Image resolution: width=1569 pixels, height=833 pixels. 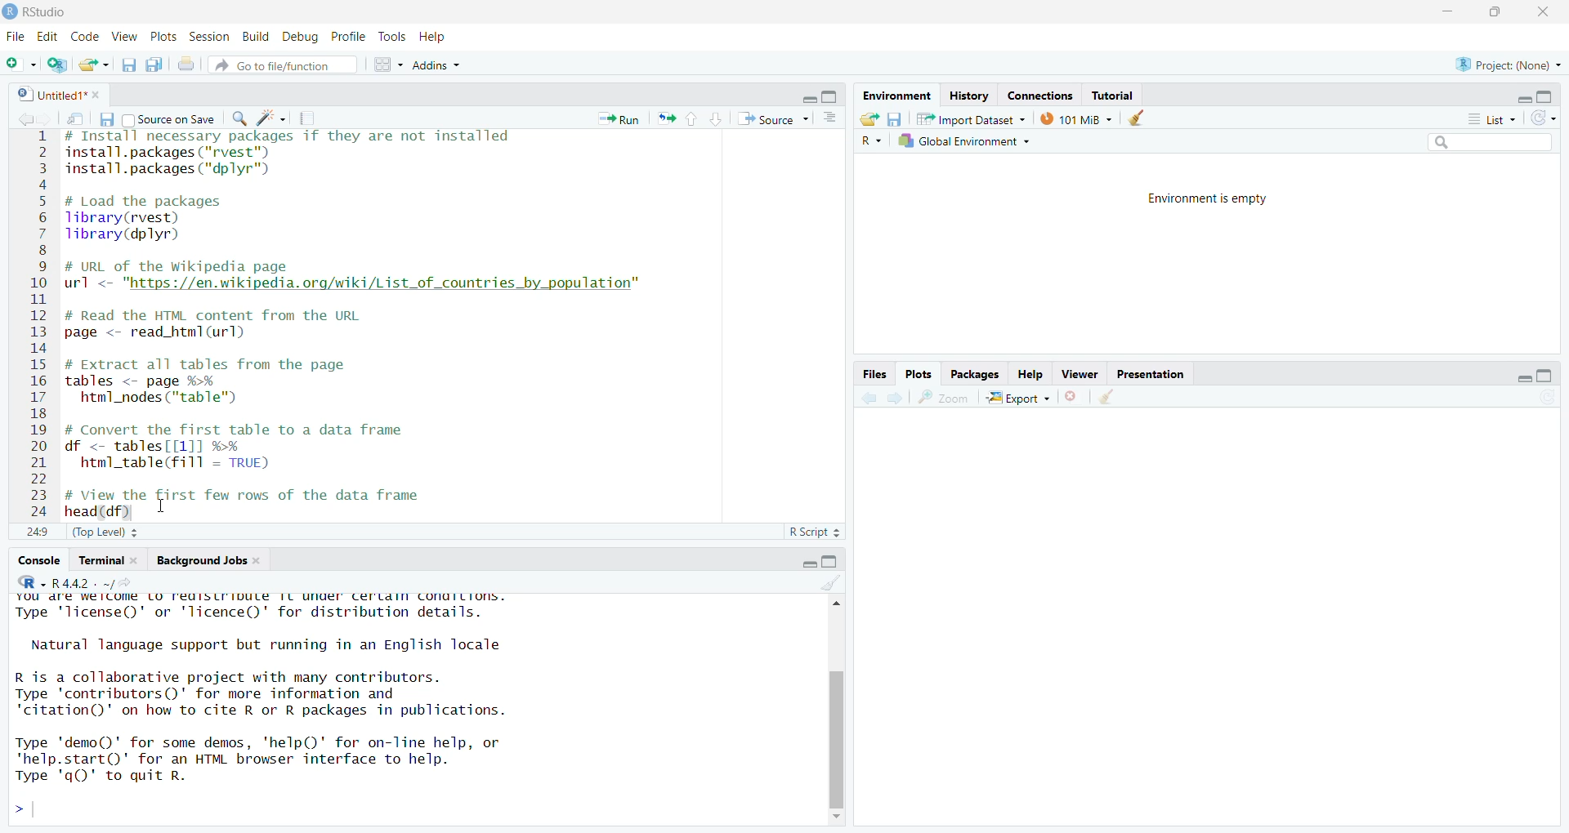 What do you see at coordinates (48, 93) in the screenshot?
I see `Untitled file` at bounding box center [48, 93].